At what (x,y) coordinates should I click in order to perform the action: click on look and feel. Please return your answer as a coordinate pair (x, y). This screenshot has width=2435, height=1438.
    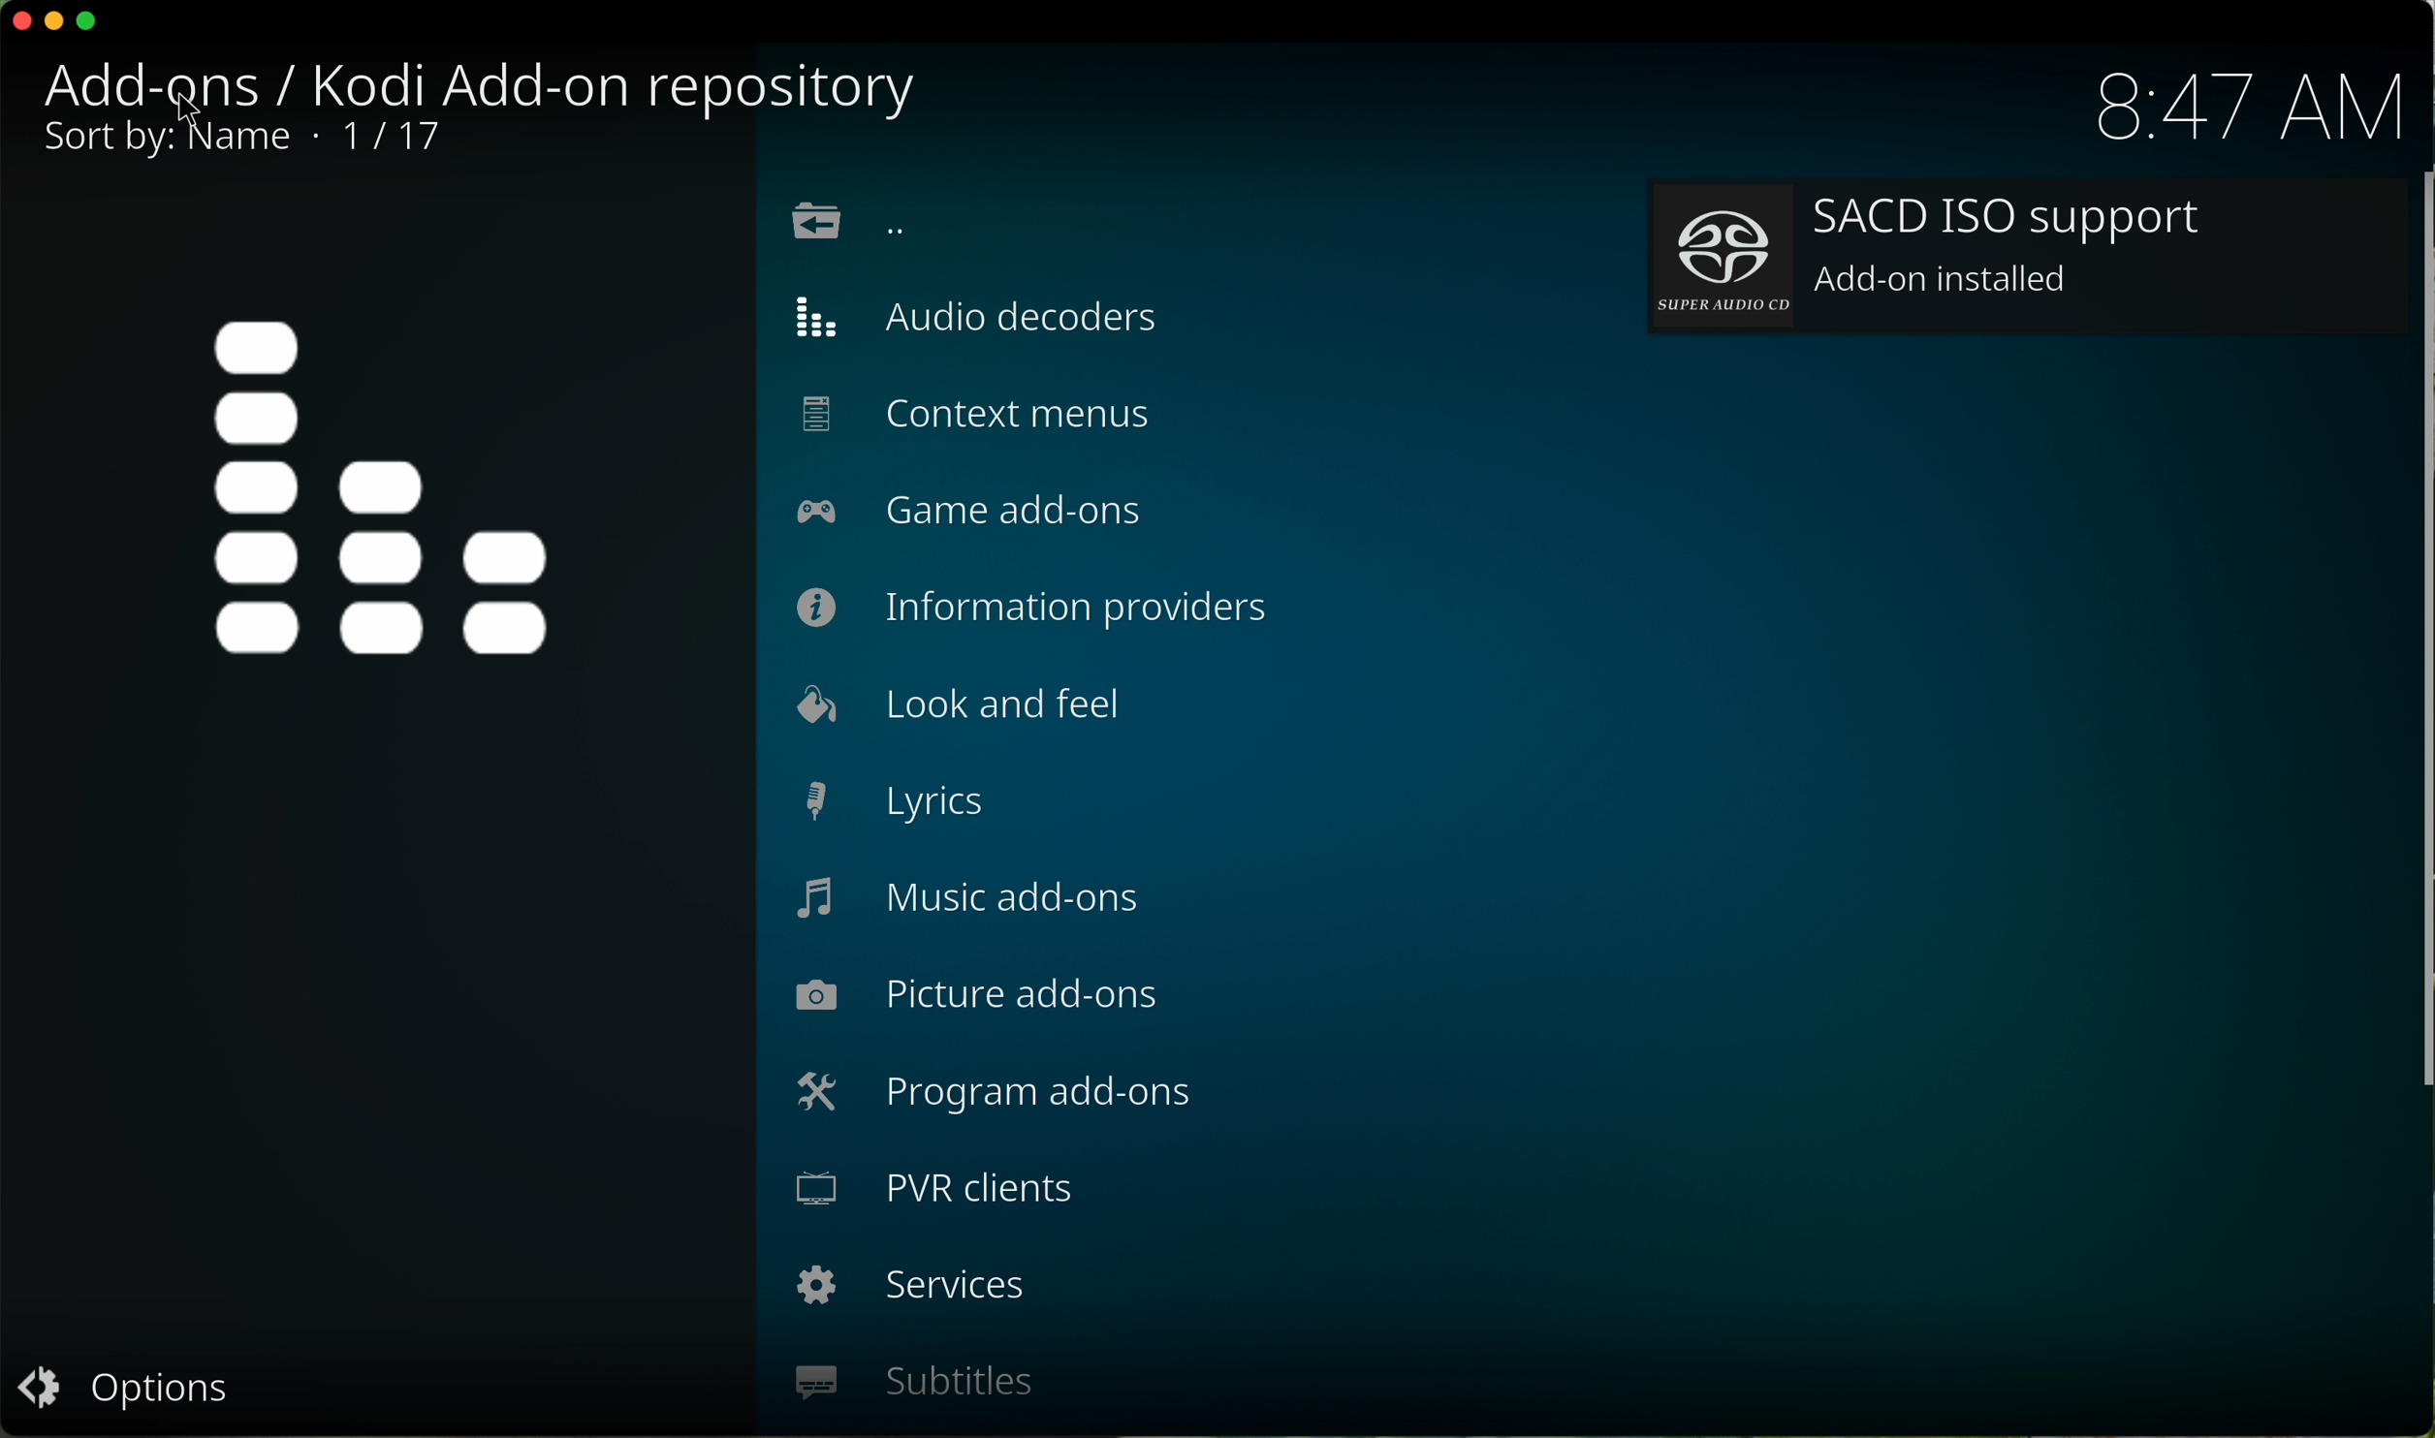
    Looking at the image, I should click on (951, 704).